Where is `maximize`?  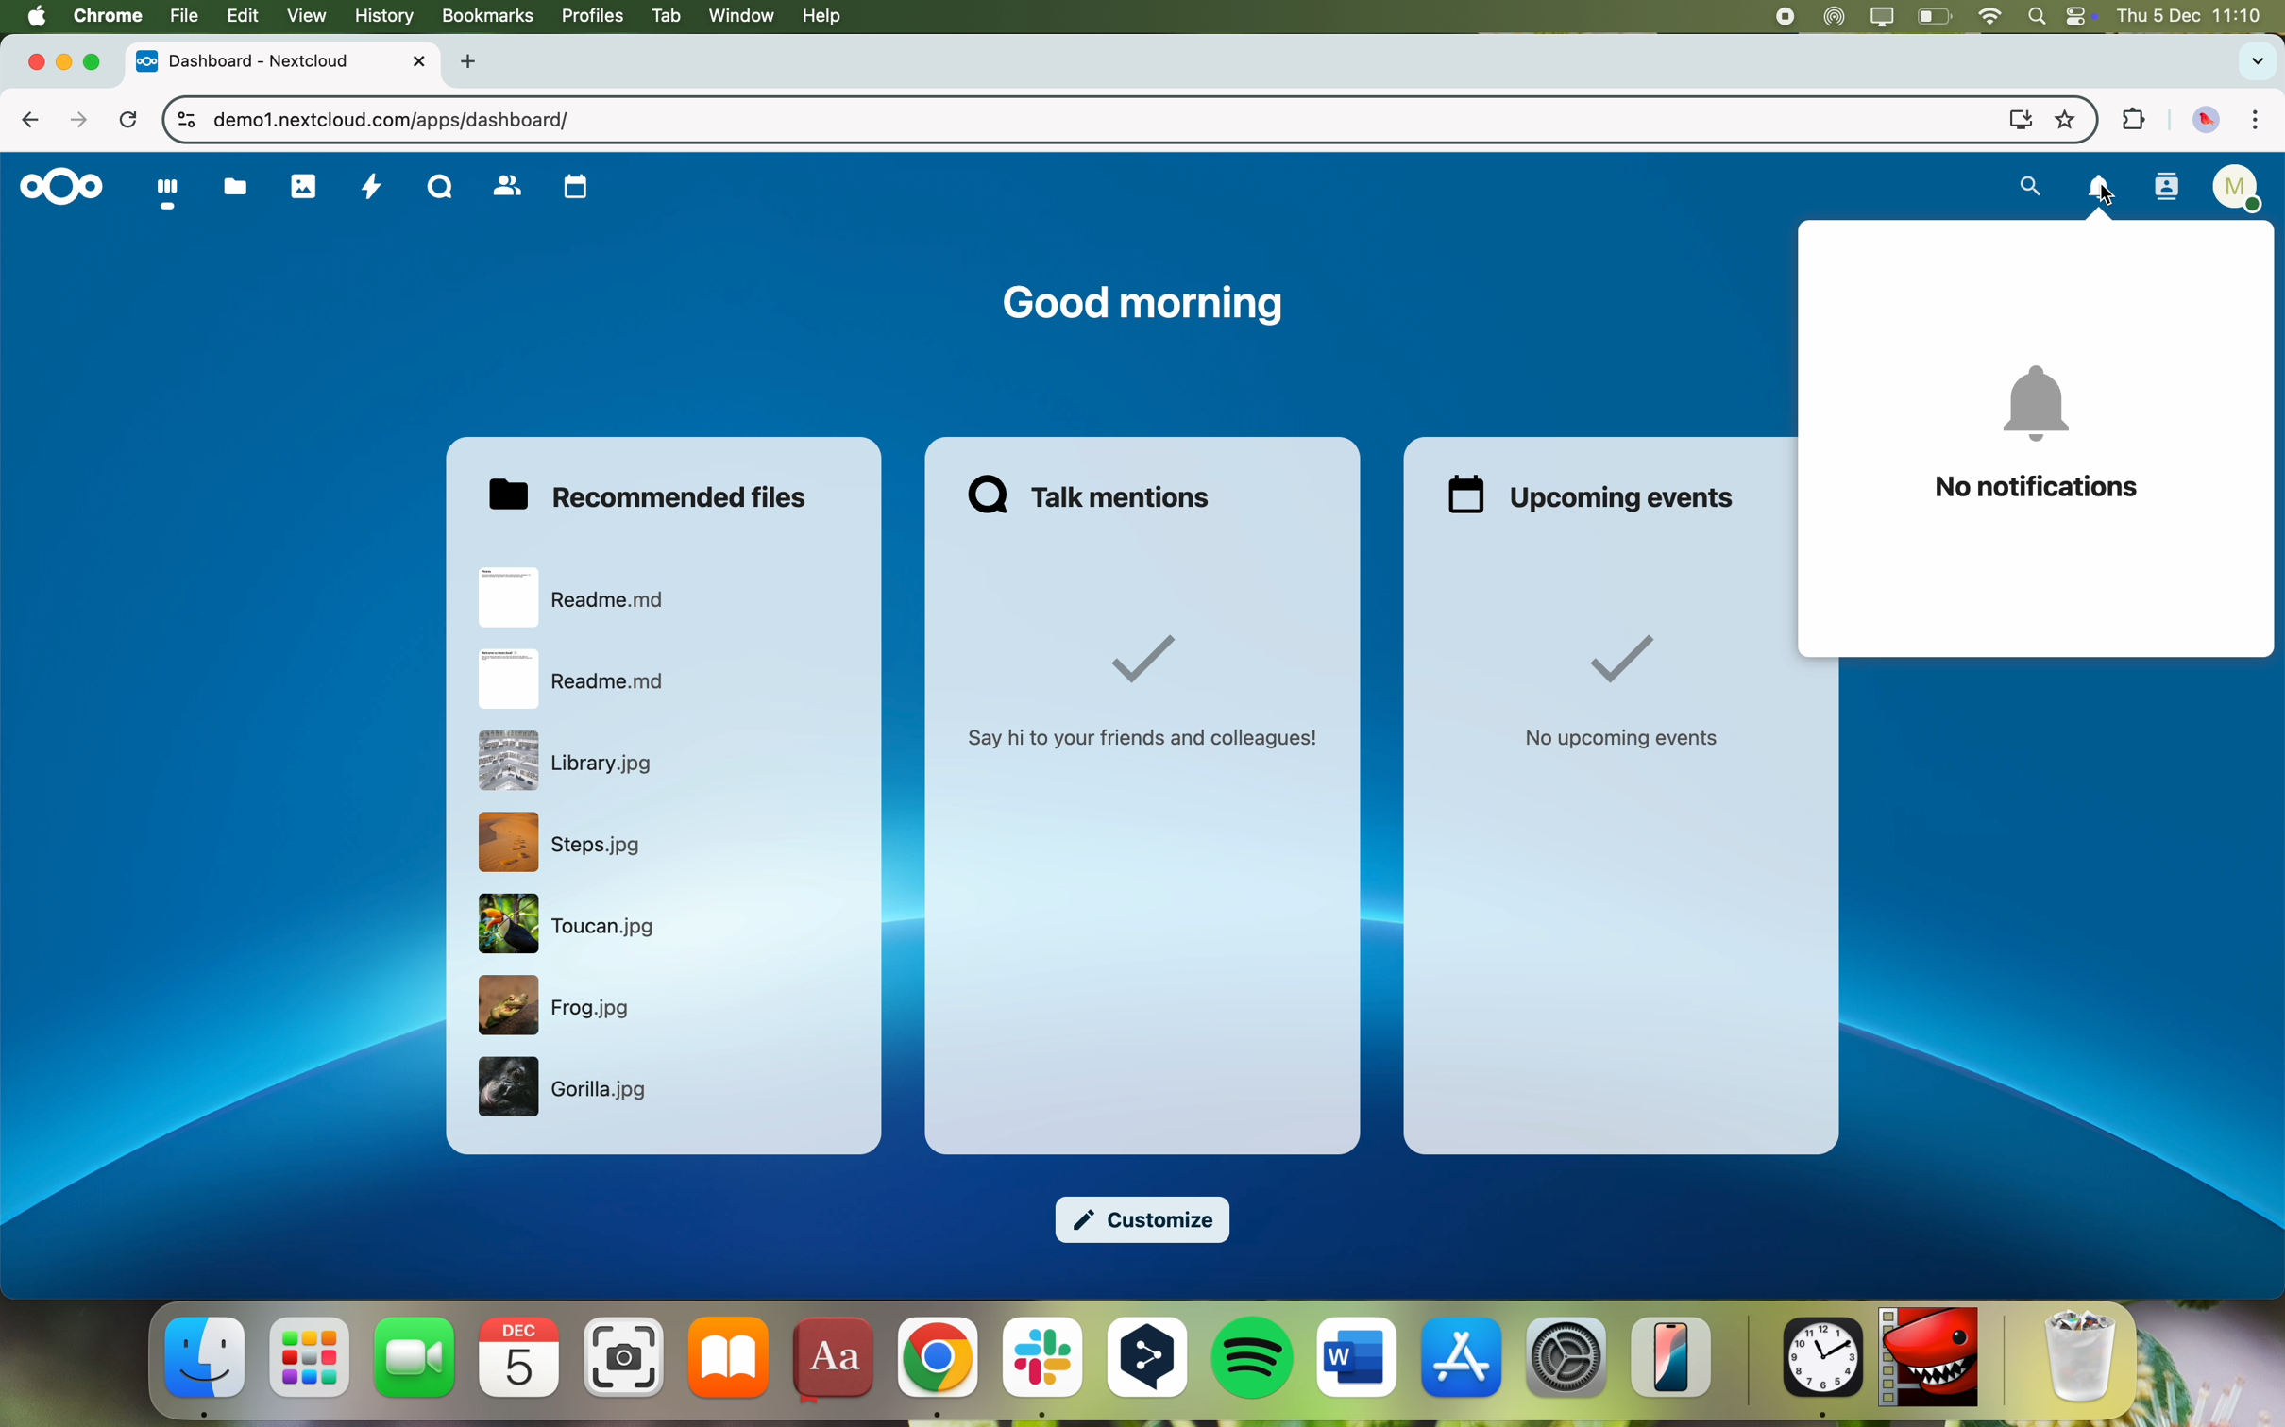 maximize is located at coordinates (98, 63).